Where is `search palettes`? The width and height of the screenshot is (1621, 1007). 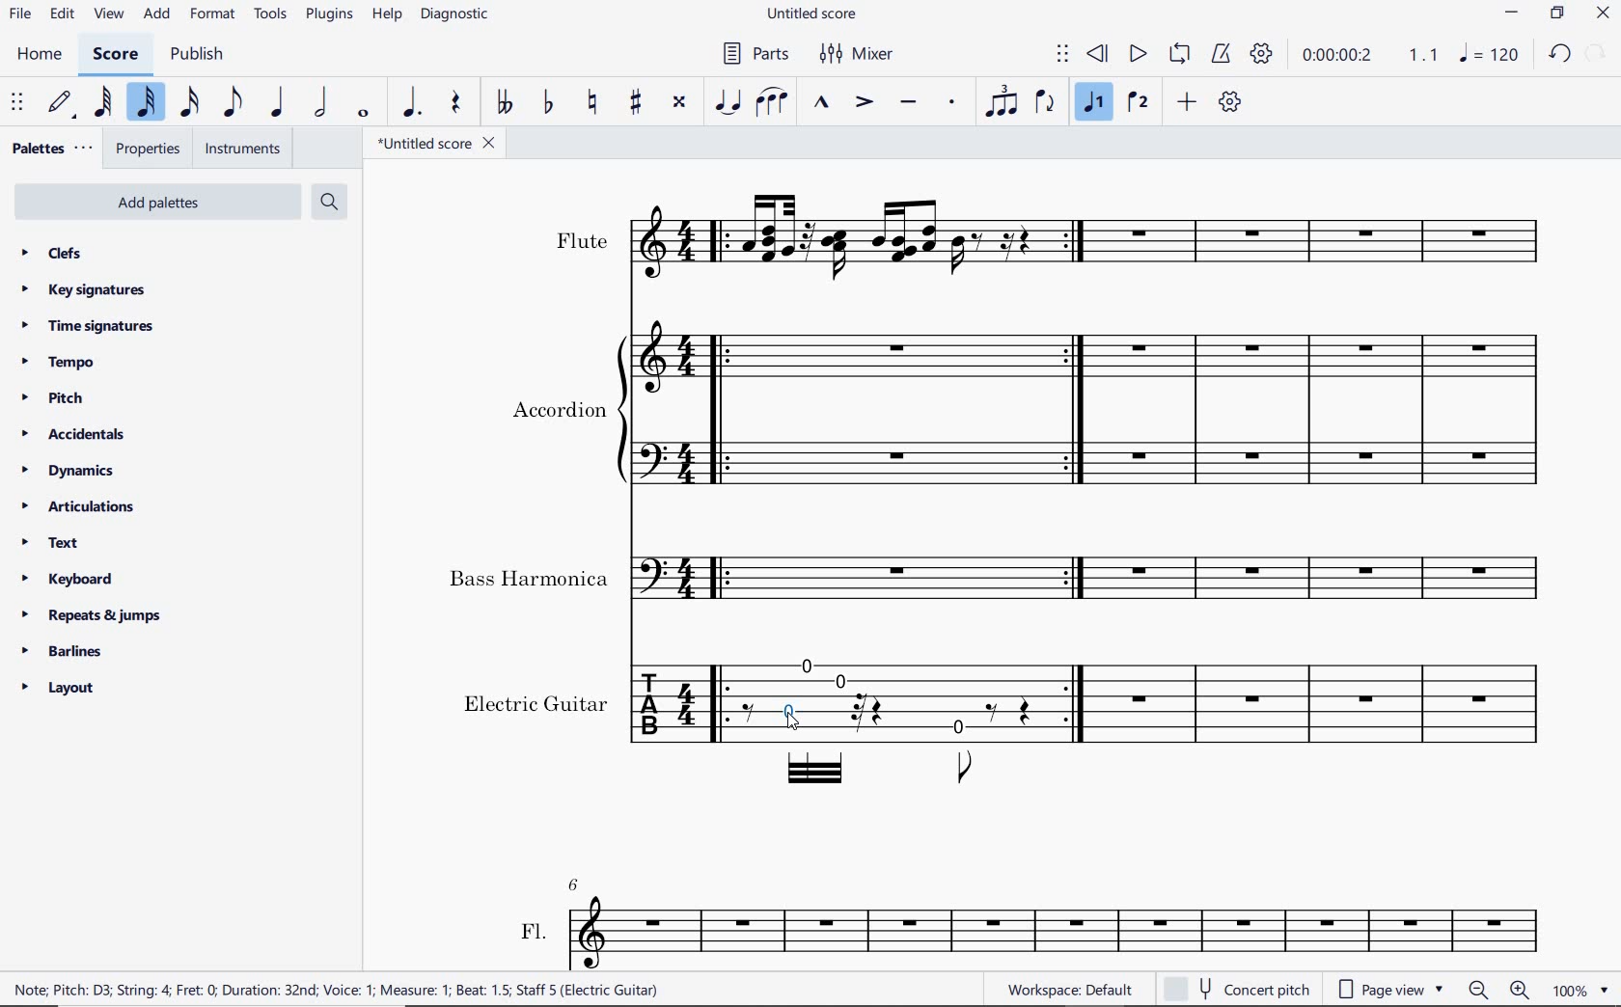 search palettes is located at coordinates (331, 203).